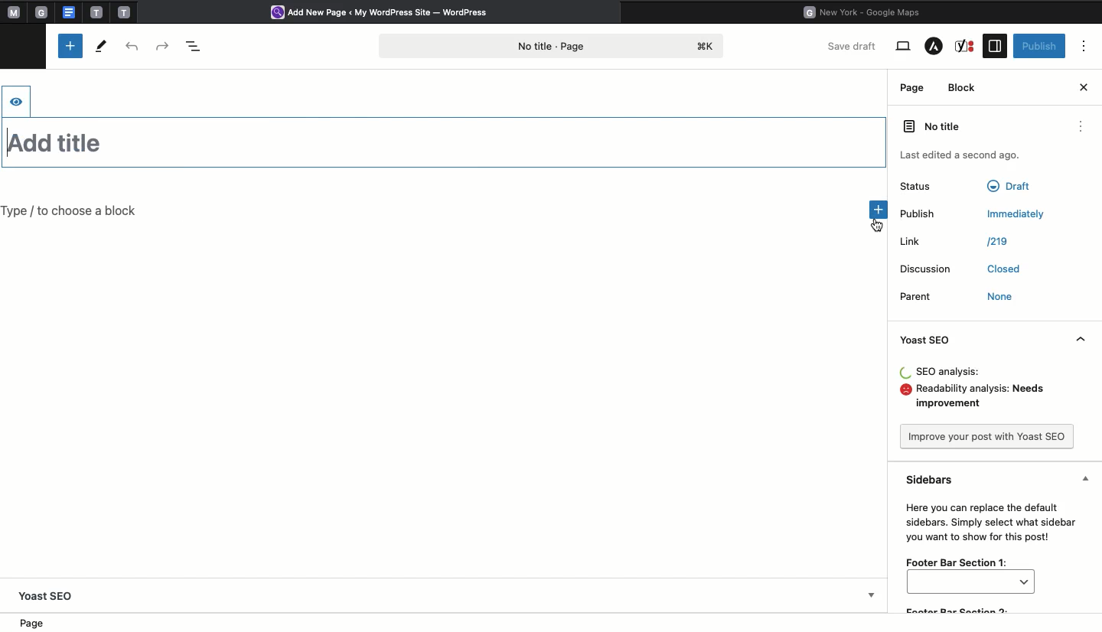 Image resolution: width=1102 pixels, height=632 pixels. I want to click on Wordpress, so click(386, 13).